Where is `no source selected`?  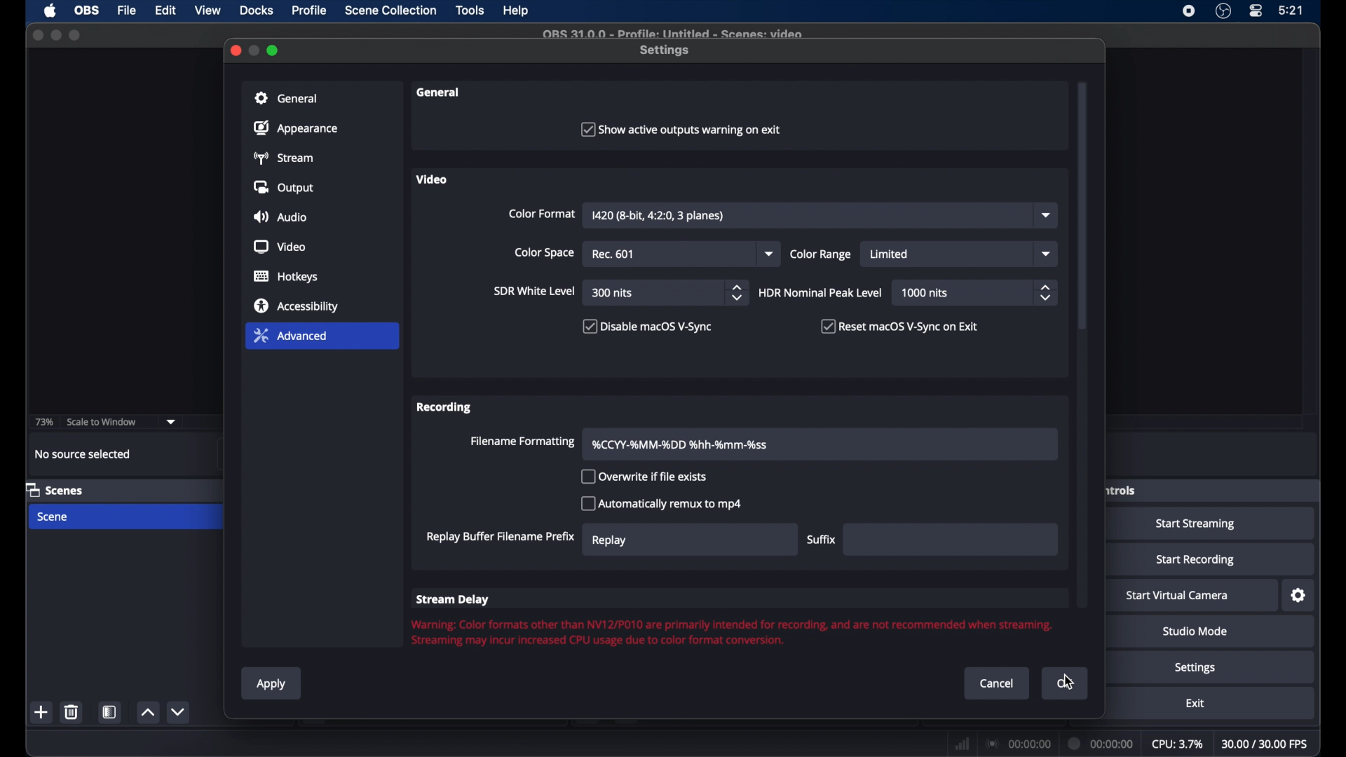
no source selected is located at coordinates (81, 453).